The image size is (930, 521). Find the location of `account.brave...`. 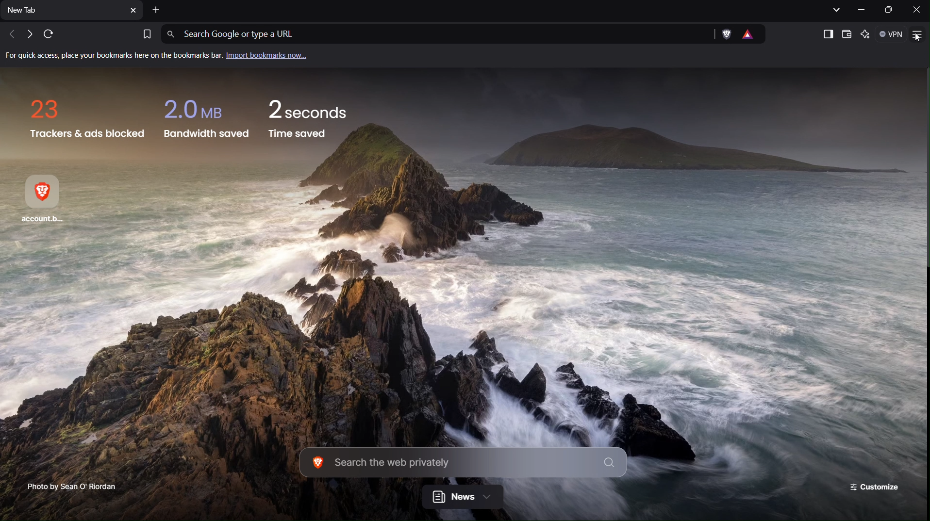

account.brave... is located at coordinates (49, 200).